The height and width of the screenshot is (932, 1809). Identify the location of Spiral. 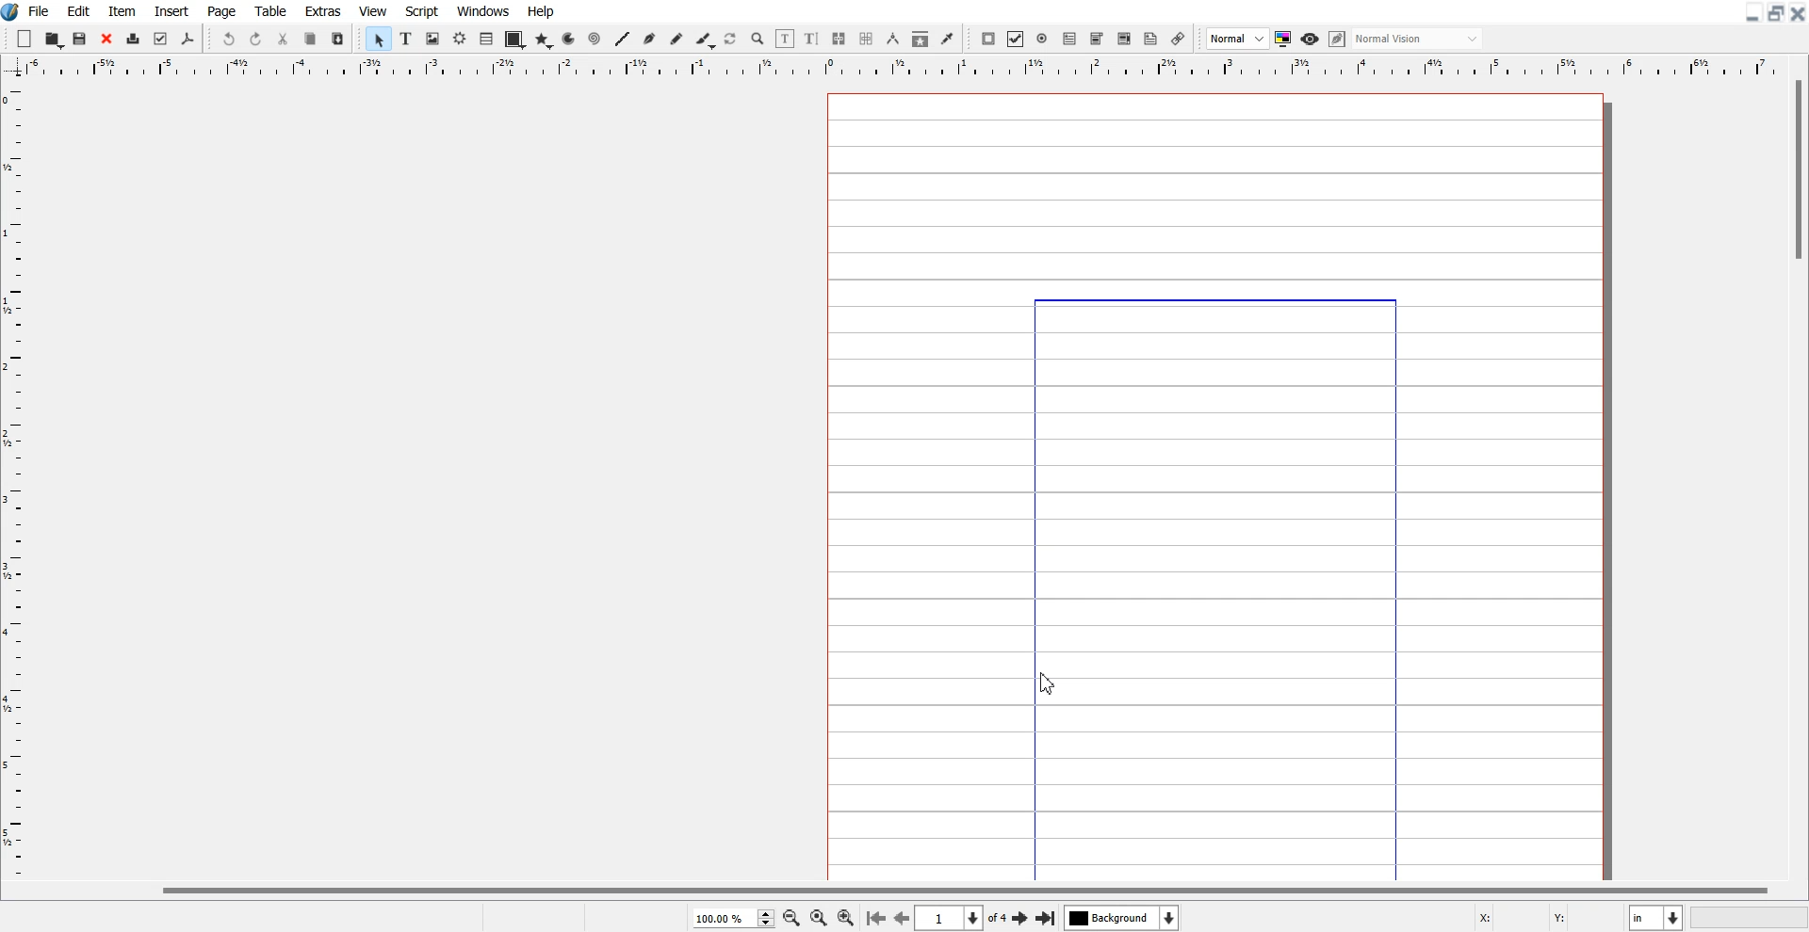
(594, 39).